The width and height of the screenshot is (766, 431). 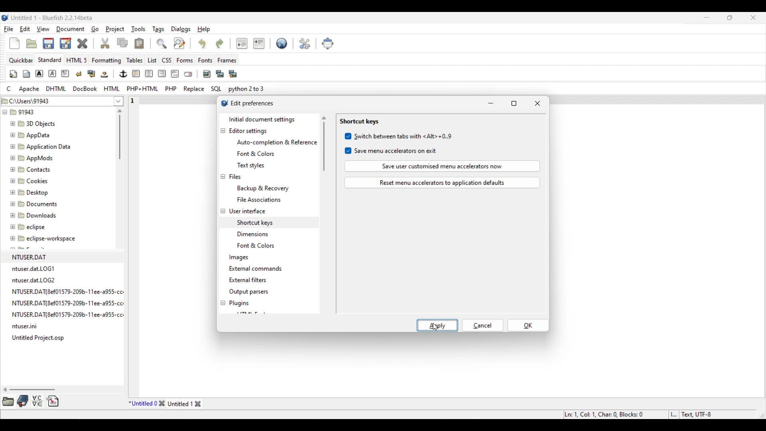 I want to click on Close, so click(x=82, y=43).